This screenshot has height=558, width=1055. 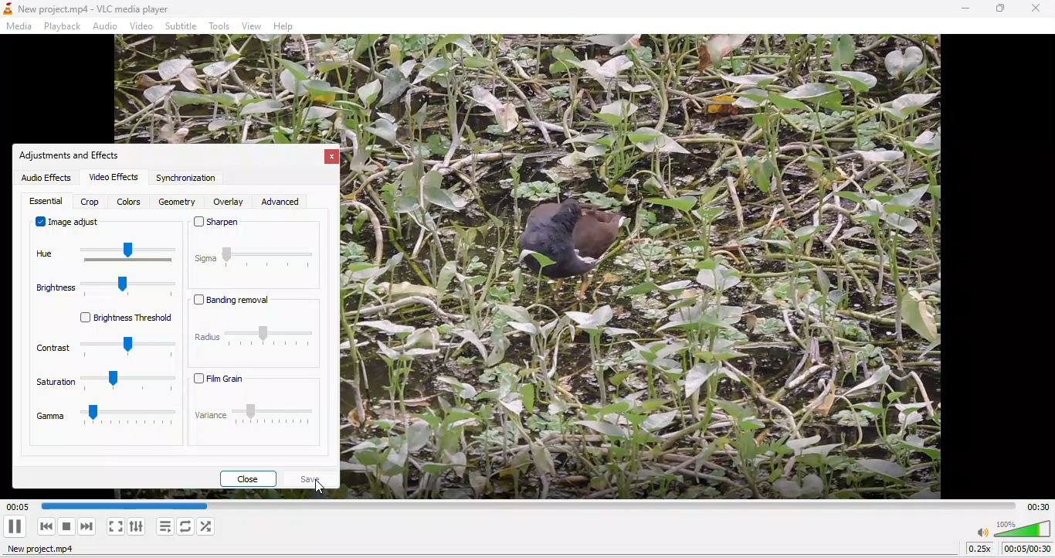 I want to click on close, so click(x=248, y=478).